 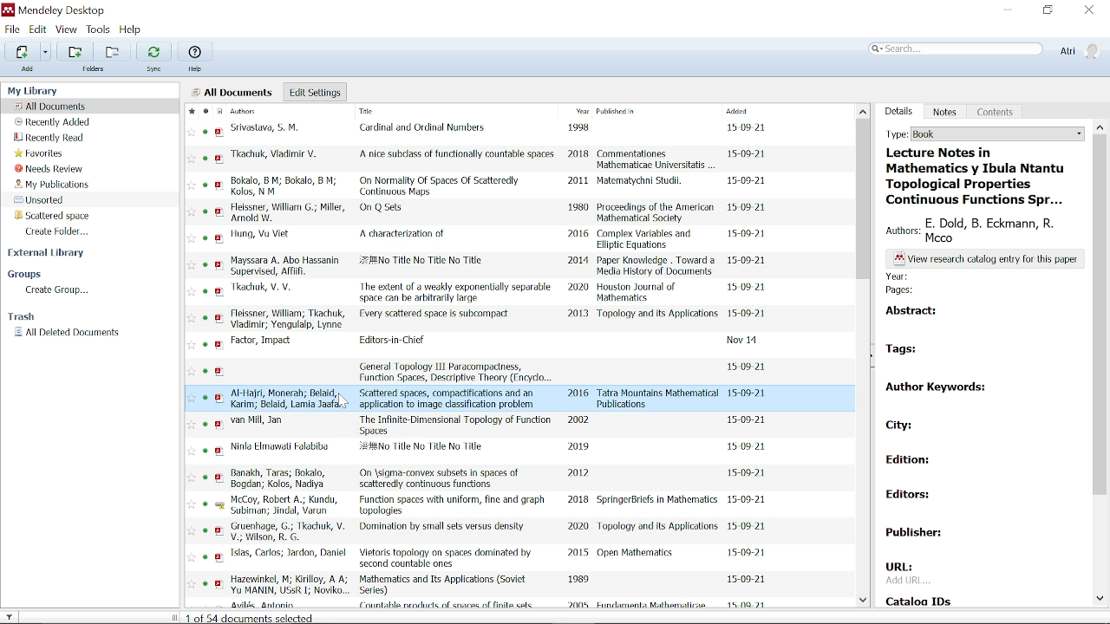 What do you see at coordinates (748, 577) in the screenshot?
I see `Date` at bounding box center [748, 577].